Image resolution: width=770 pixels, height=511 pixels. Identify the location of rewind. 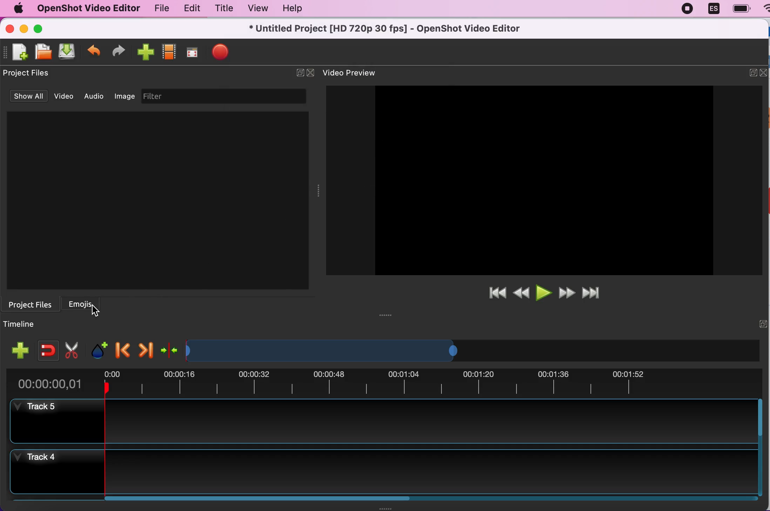
(521, 293).